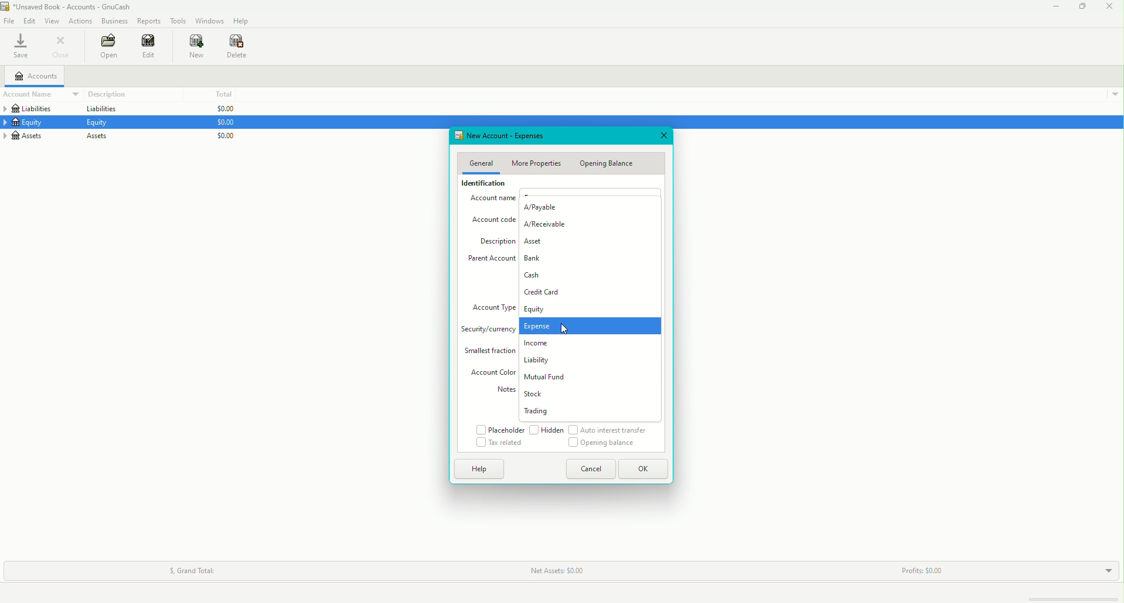  What do you see at coordinates (492, 219) in the screenshot?
I see `Account Code` at bounding box center [492, 219].